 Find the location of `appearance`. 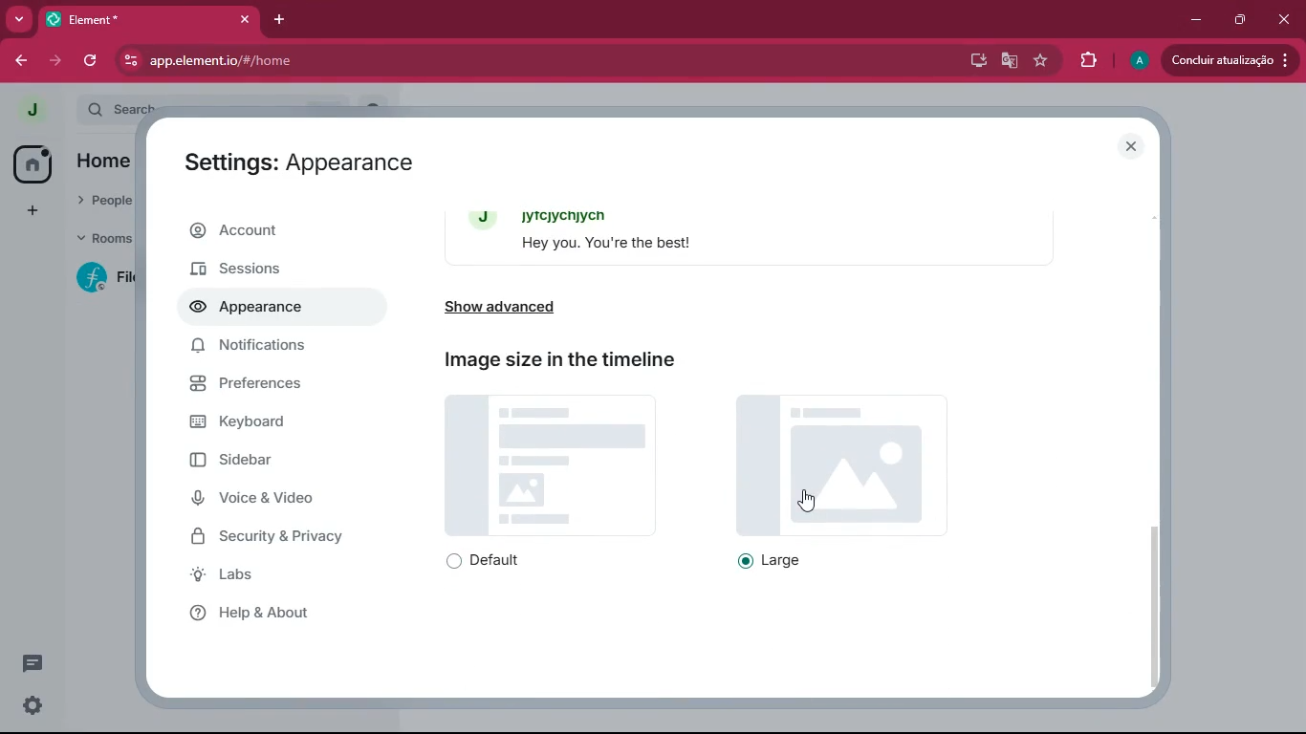

appearance is located at coordinates (254, 310).